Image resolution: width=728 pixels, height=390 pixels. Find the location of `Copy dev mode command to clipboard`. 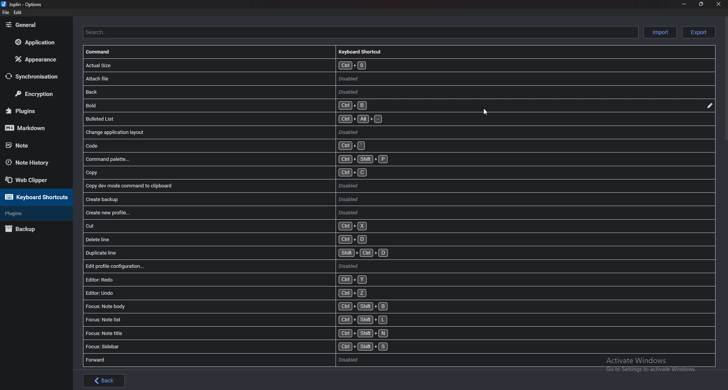

Copy dev mode command to clipboard is located at coordinates (224, 185).